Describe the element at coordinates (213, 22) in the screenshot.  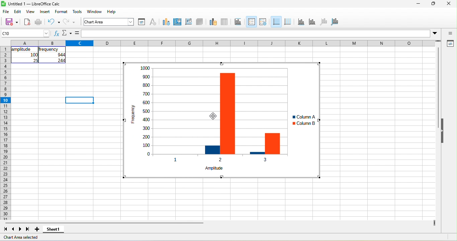
I see `data range` at that location.